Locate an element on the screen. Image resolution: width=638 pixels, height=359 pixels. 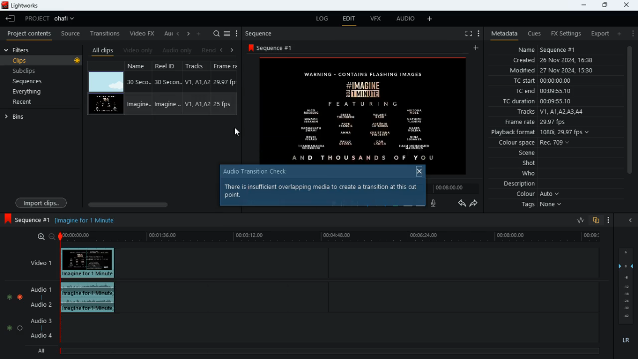
forward is located at coordinates (475, 204).